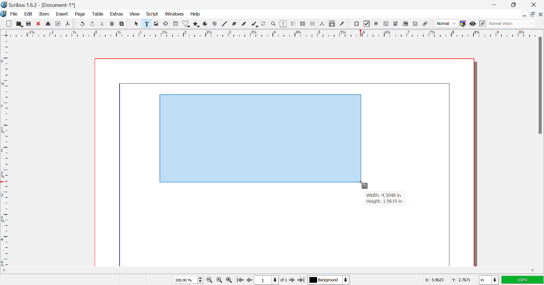 The image size is (544, 285). What do you see at coordinates (244, 25) in the screenshot?
I see `Freehand Line` at bounding box center [244, 25].